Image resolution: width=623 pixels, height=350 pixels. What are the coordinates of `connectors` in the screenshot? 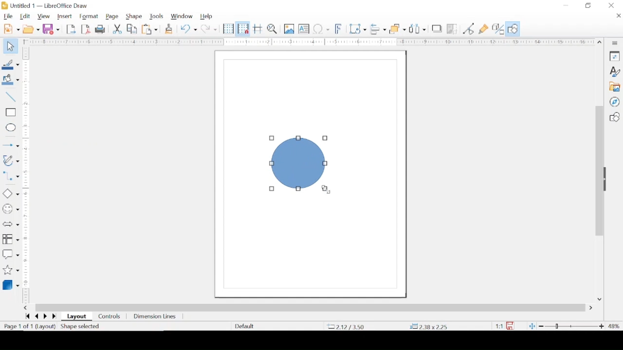 It's located at (11, 178).